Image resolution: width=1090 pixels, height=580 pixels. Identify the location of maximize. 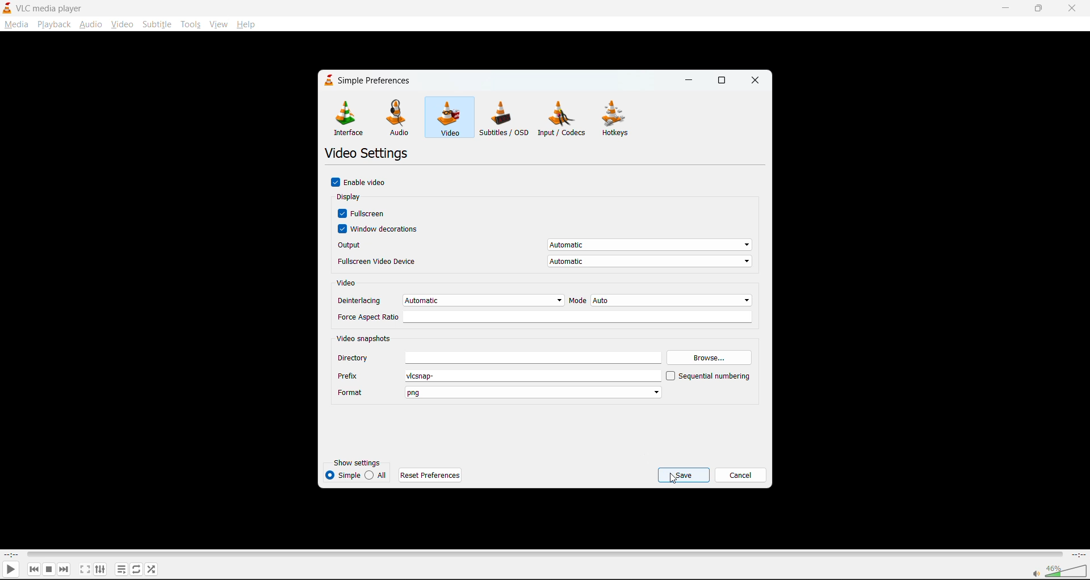
(723, 78).